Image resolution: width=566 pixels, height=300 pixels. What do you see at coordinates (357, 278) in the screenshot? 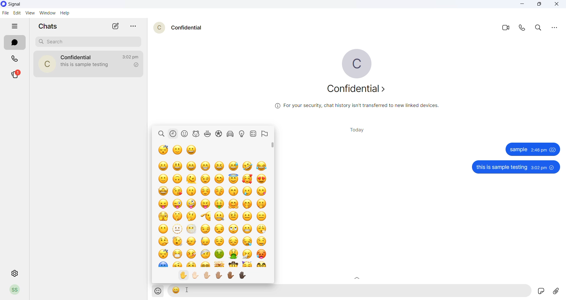
I see `Scroll up` at bounding box center [357, 278].